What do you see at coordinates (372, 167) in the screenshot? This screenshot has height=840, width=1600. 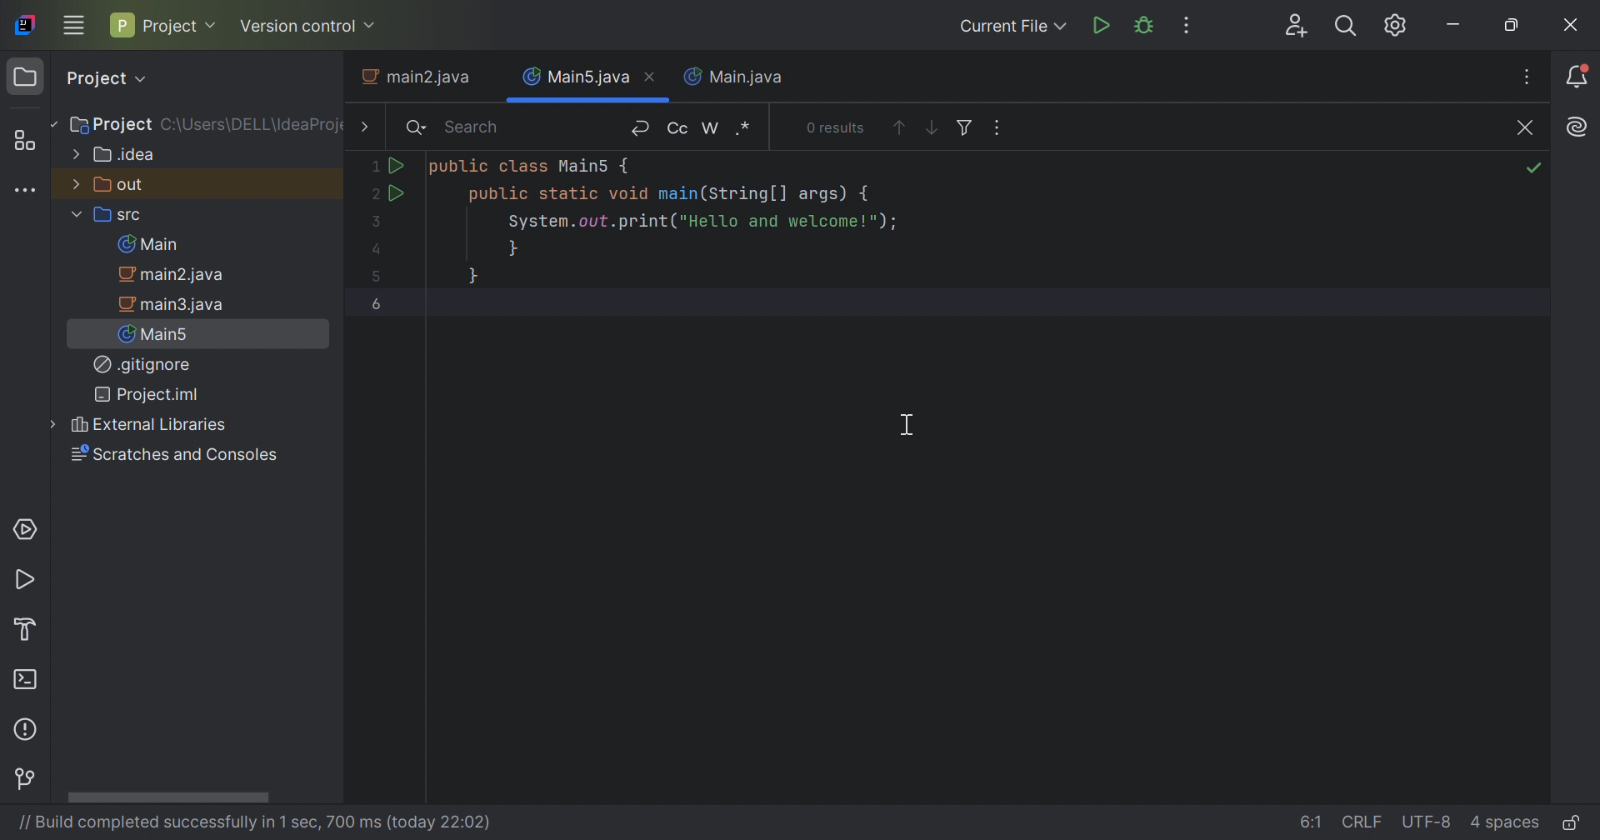 I see `` at bounding box center [372, 167].